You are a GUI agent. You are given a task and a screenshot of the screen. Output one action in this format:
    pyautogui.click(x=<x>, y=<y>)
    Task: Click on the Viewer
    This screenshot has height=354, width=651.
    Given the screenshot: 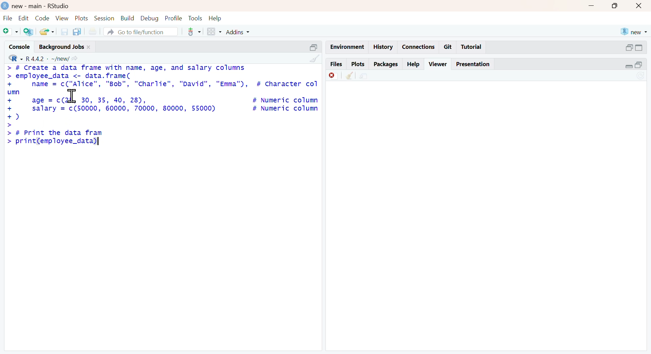 What is the action you would take?
    pyautogui.click(x=438, y=64)
    